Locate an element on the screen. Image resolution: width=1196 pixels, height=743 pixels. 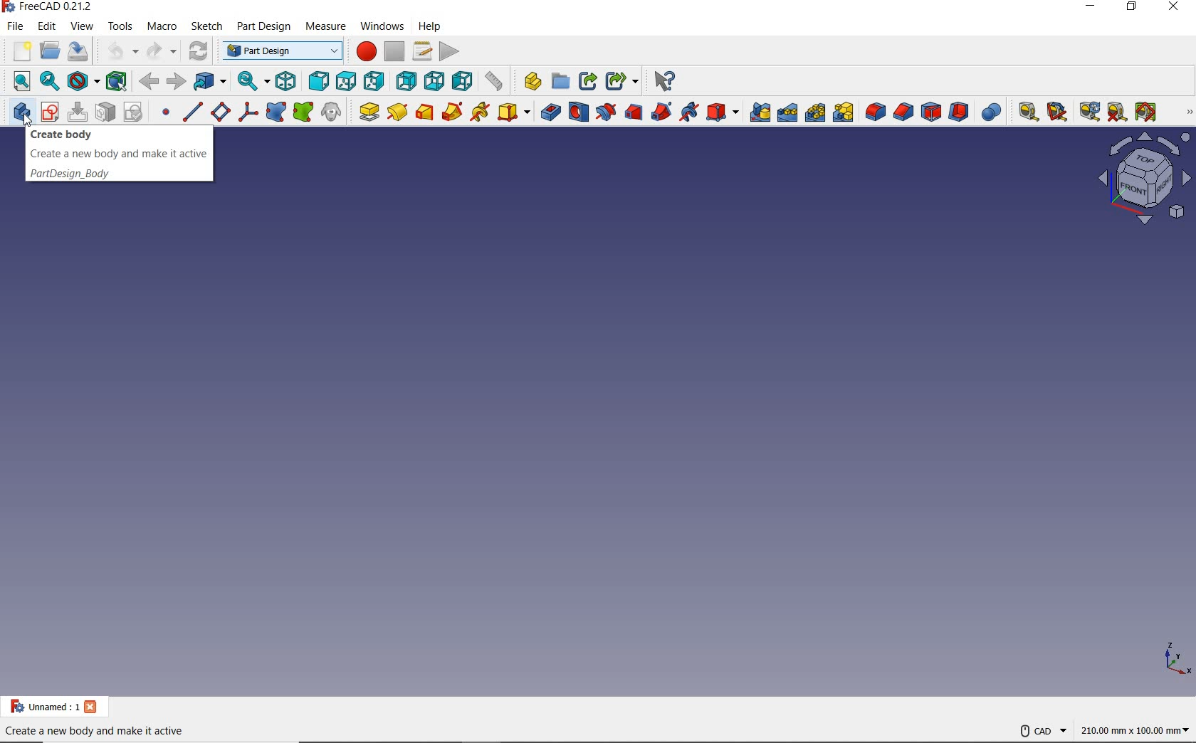
SUBTRACTIVE PIPE is located at coordinates (661, 112).